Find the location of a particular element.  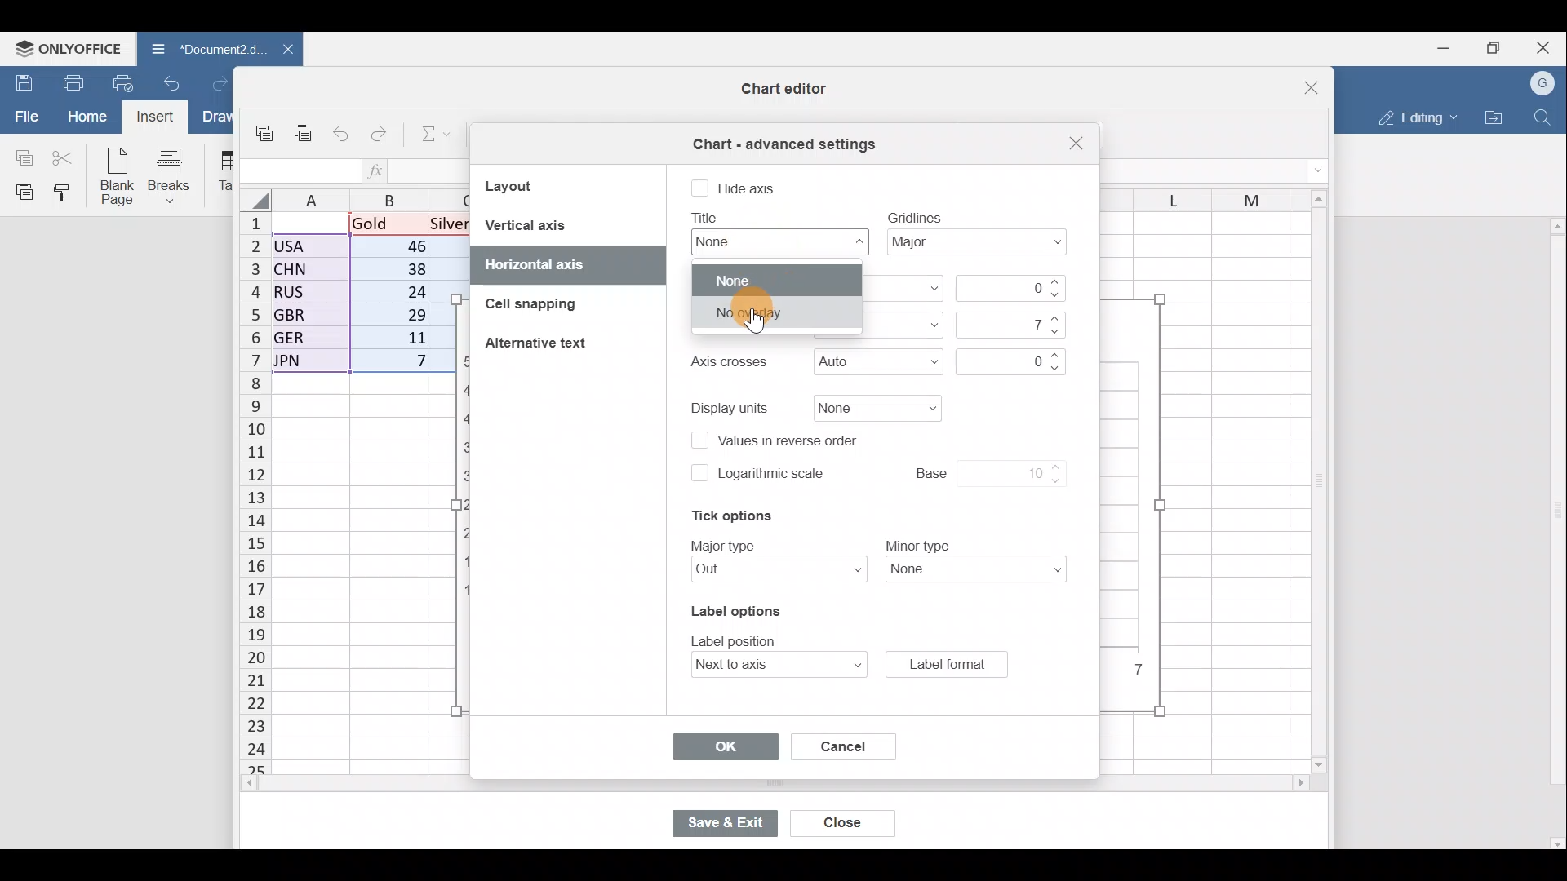

Document2.d is located at coordinates (198, 49).